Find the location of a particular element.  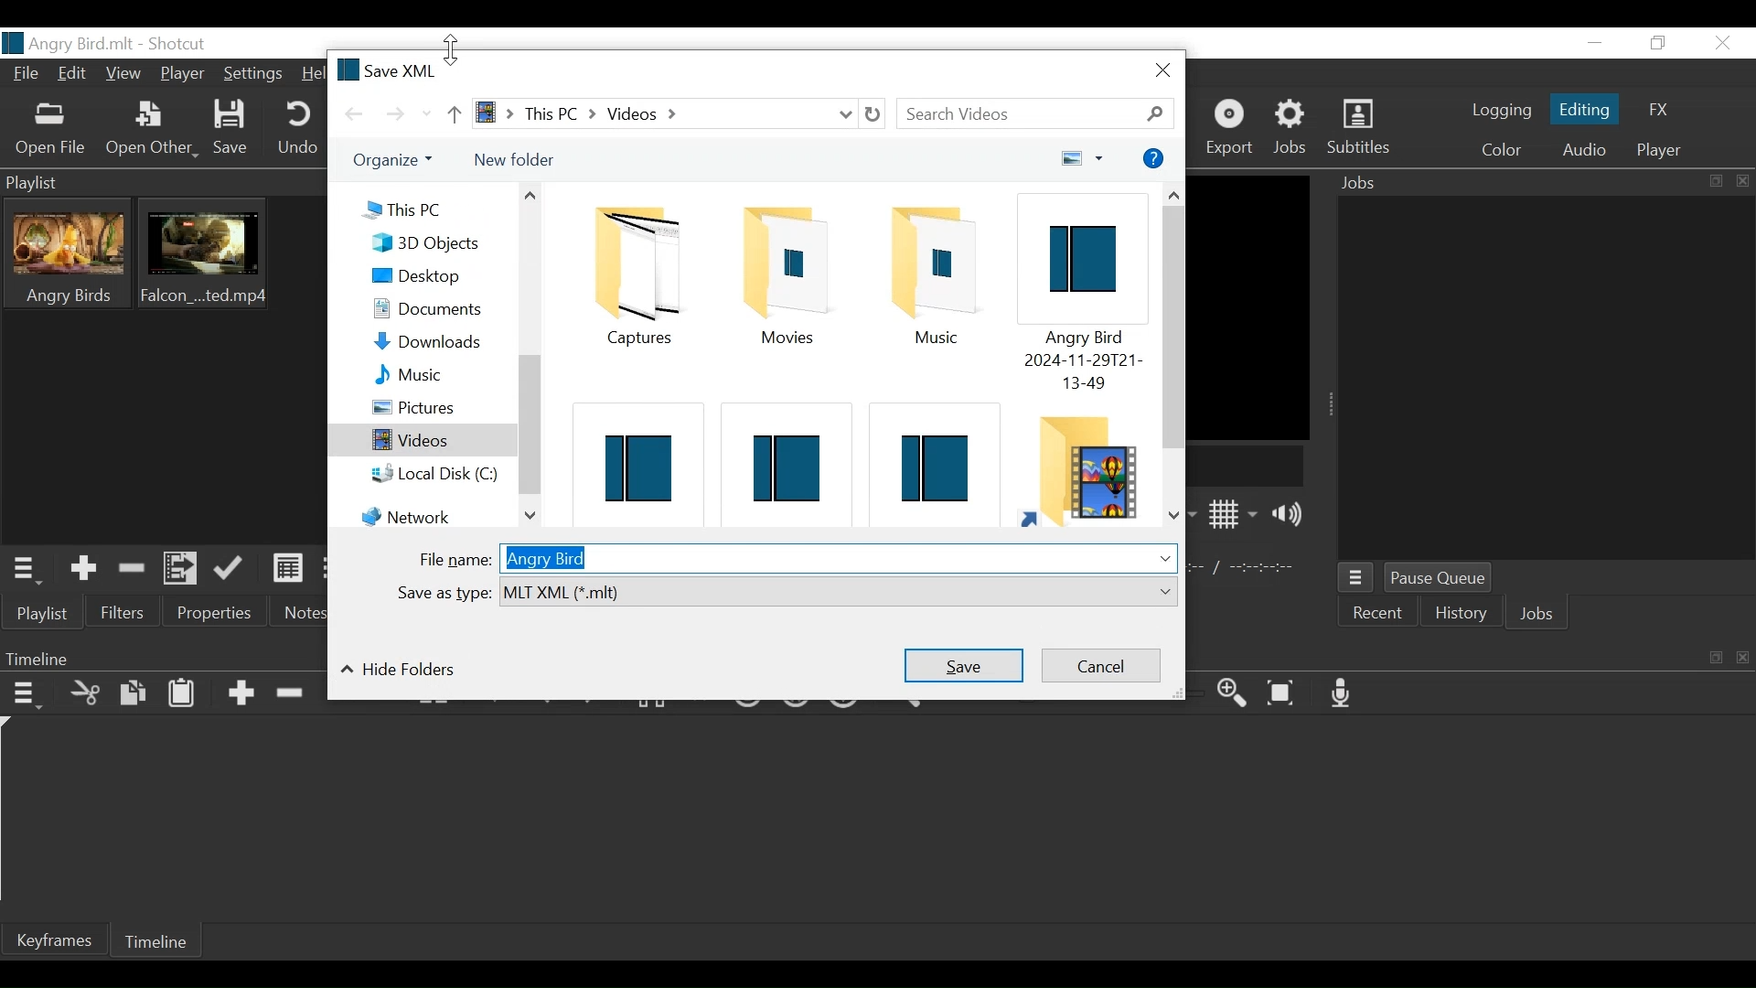

Jobs is located at coordinates (1534, 615).